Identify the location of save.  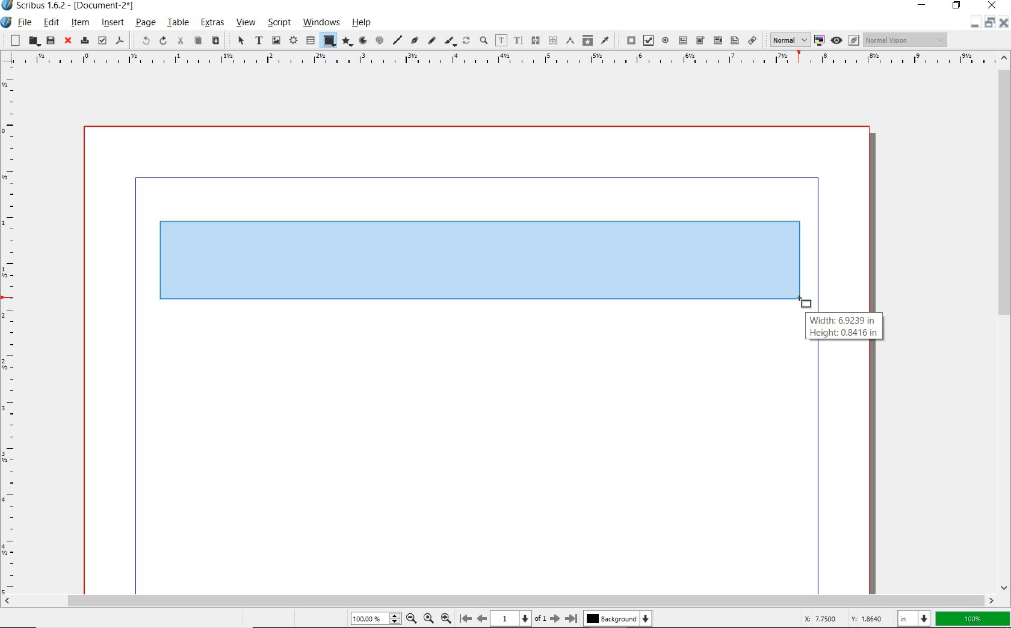
(51, 40).